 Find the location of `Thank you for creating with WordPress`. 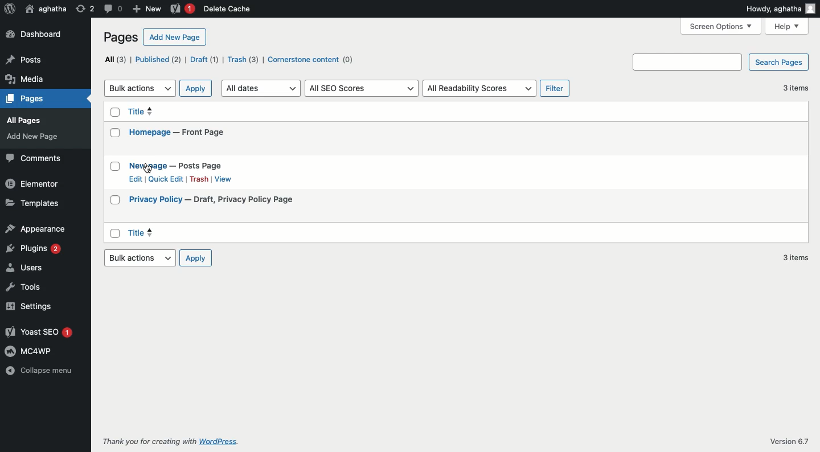

Thank you for creating with WordPress is located at coordinates (169, 442).